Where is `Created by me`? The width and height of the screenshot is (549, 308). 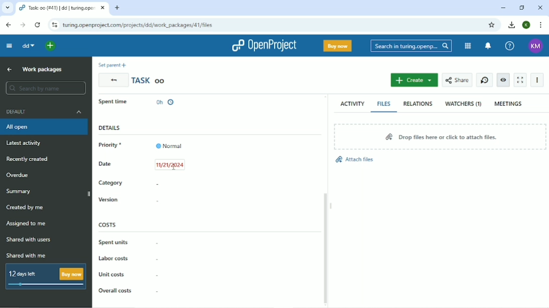 Created by me is located at coordinates (27, 207).